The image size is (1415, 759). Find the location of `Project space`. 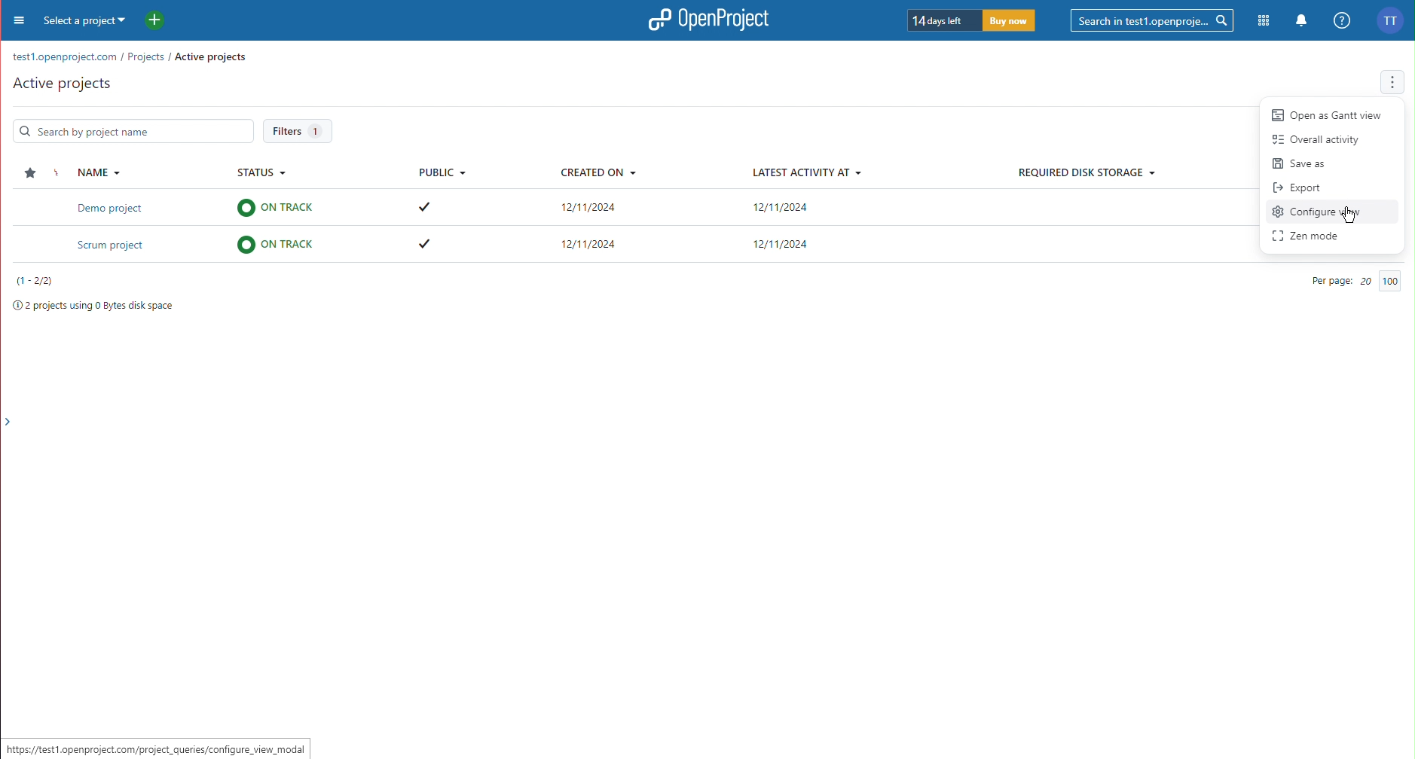

Project space is located at coordinates (108, 303).